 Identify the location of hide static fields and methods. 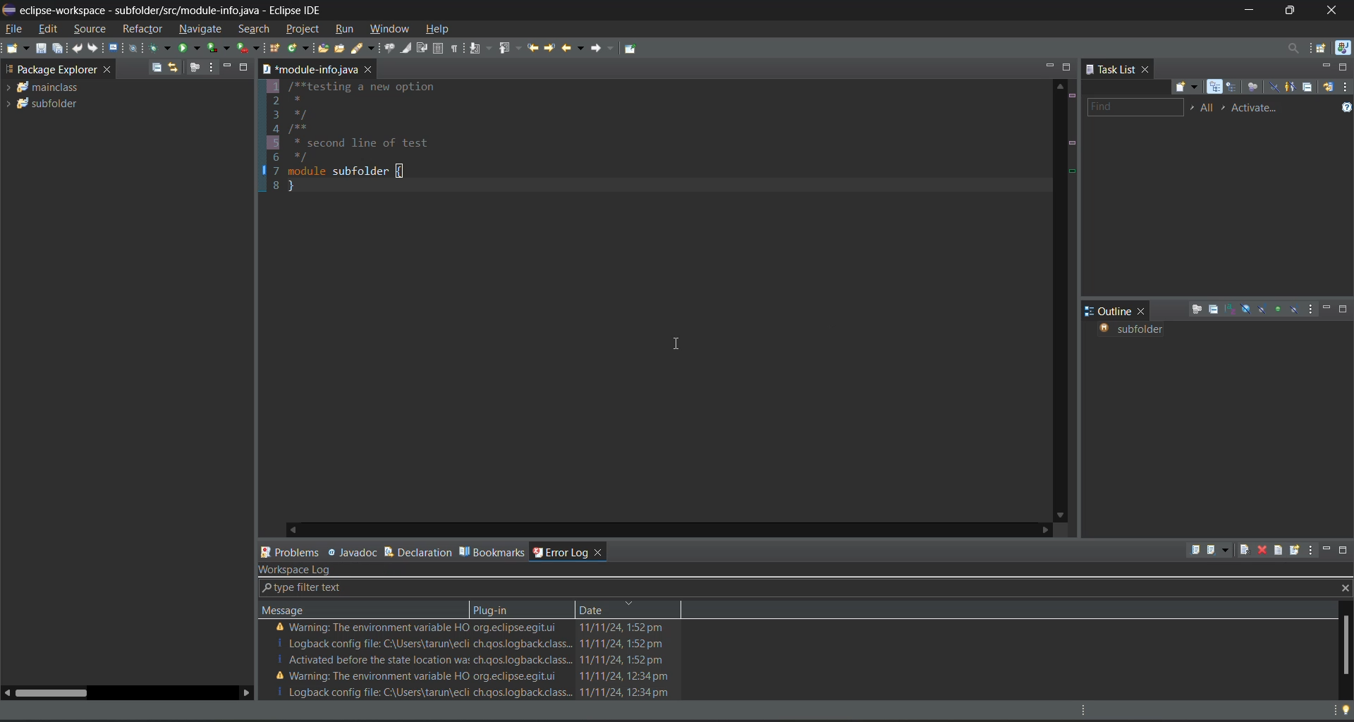
(1261, 310).